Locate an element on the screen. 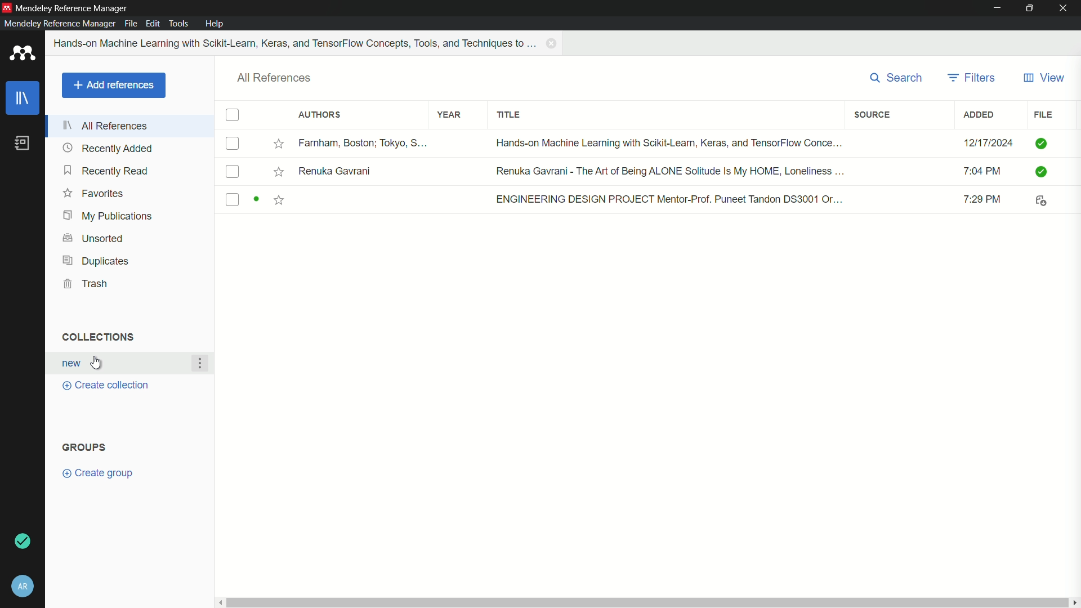 The width and height of the screenshot is (1081, 608). tools menu is located at coordinates (178, 24).